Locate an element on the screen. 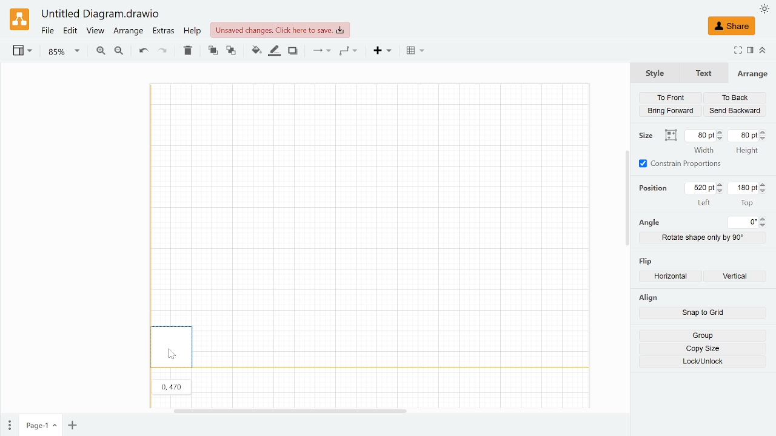 The width and height of the screenshot is (776, 436). Extras is located at coordinates (164, 31).